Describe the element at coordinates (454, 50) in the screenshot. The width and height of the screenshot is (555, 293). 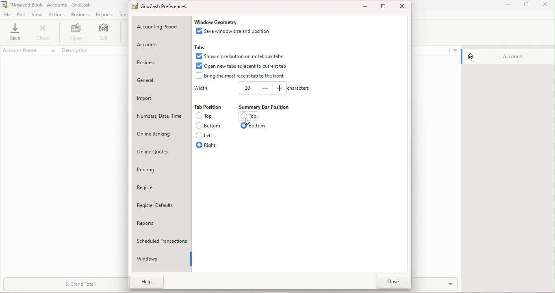
I see `More options` at that location.